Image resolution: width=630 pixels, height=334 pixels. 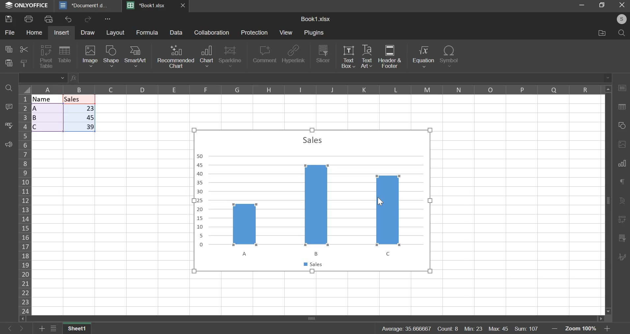 I want to click on Formula, so click(x=73, y=78).